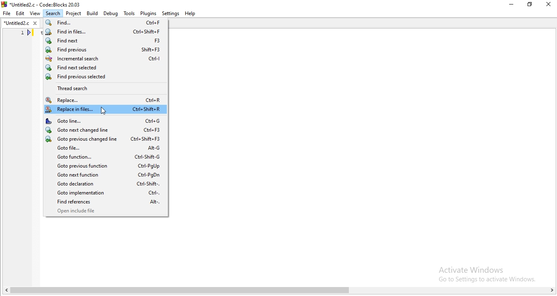 This screenshot has width=557, height=296. I want to click on Project , so click(74, 13).